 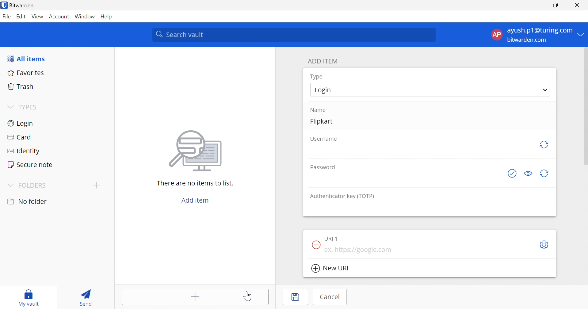 I want to click on Drop Down, so click(x=582, y=34).